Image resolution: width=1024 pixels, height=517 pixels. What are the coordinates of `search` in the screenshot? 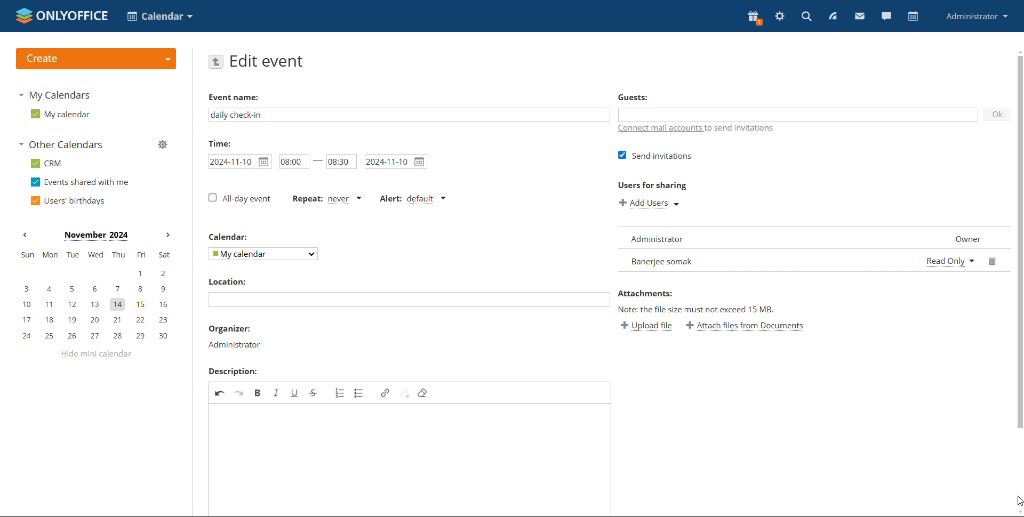 It's located at (806, 16).